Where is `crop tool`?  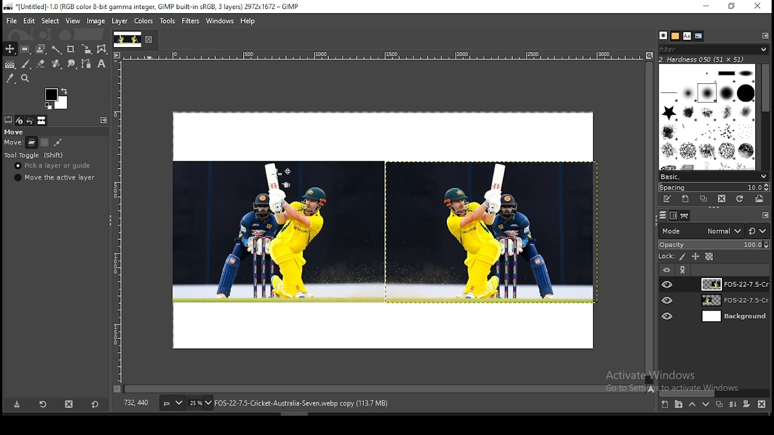
crop tool is located at coordinates (70, 48).